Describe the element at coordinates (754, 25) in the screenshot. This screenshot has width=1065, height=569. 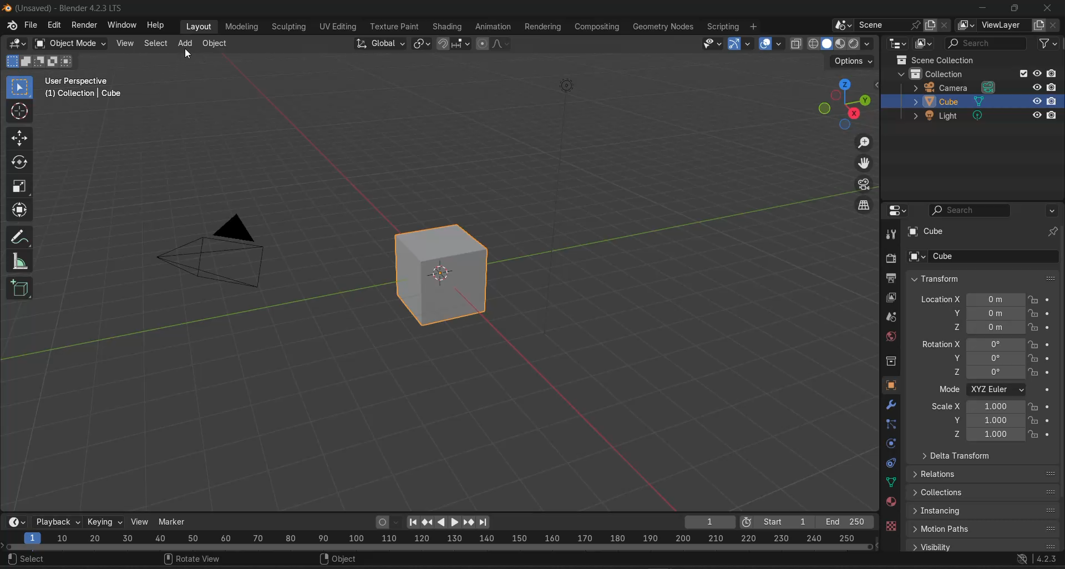
I see `add workspace` at that location.